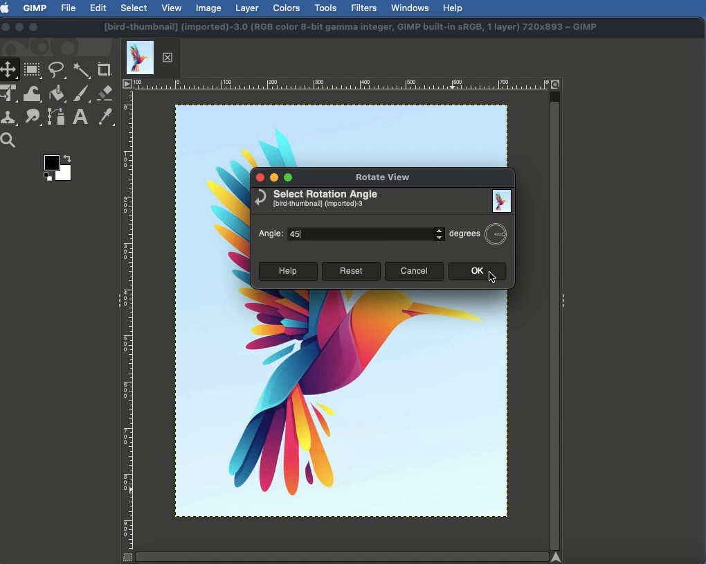  I want to click on Fuzzy selector, so click(82, 71).